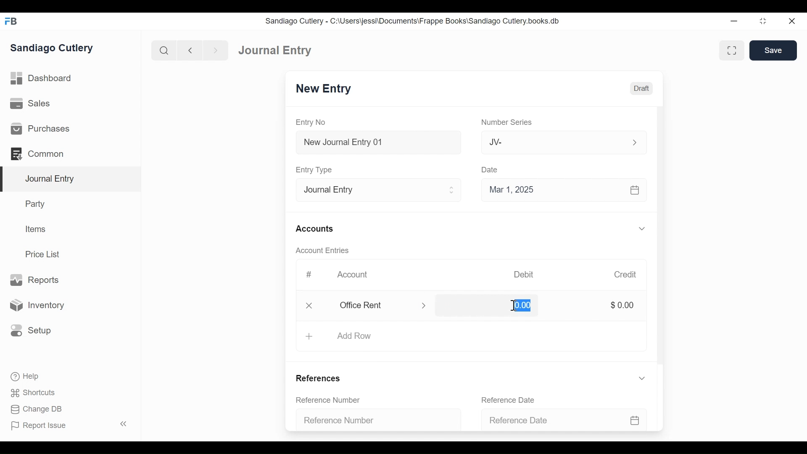 The image size is (807, 454). I want to click on next, so click(213, 49).